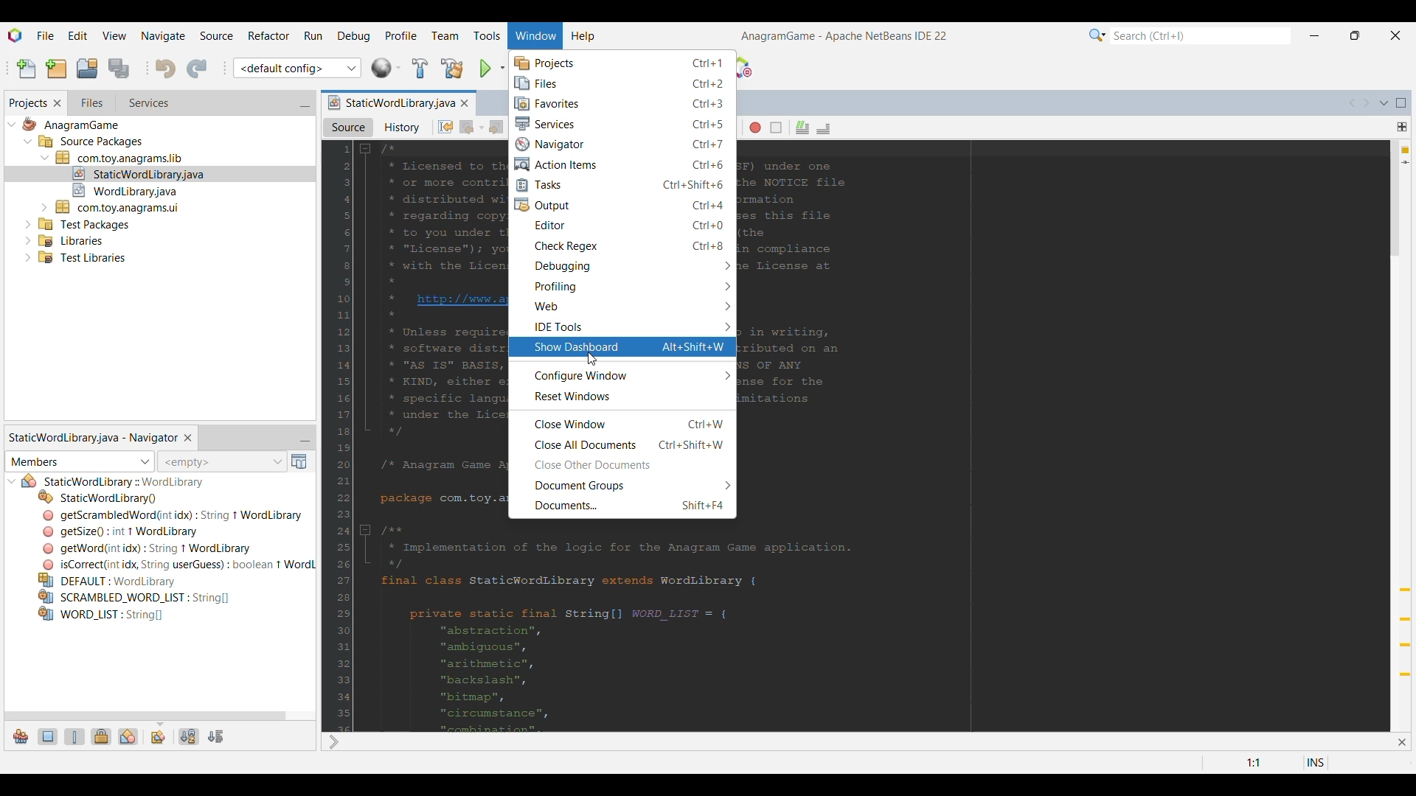  What do you see at coordinates (1314, 36) in the screenshot?
I see `Minimize` at bounding box center [1314, 36].